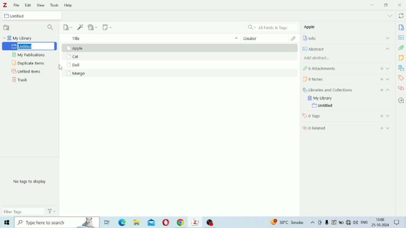  Describe the element at coordinates (326, 222) in the screenshot. I see `` at that location.